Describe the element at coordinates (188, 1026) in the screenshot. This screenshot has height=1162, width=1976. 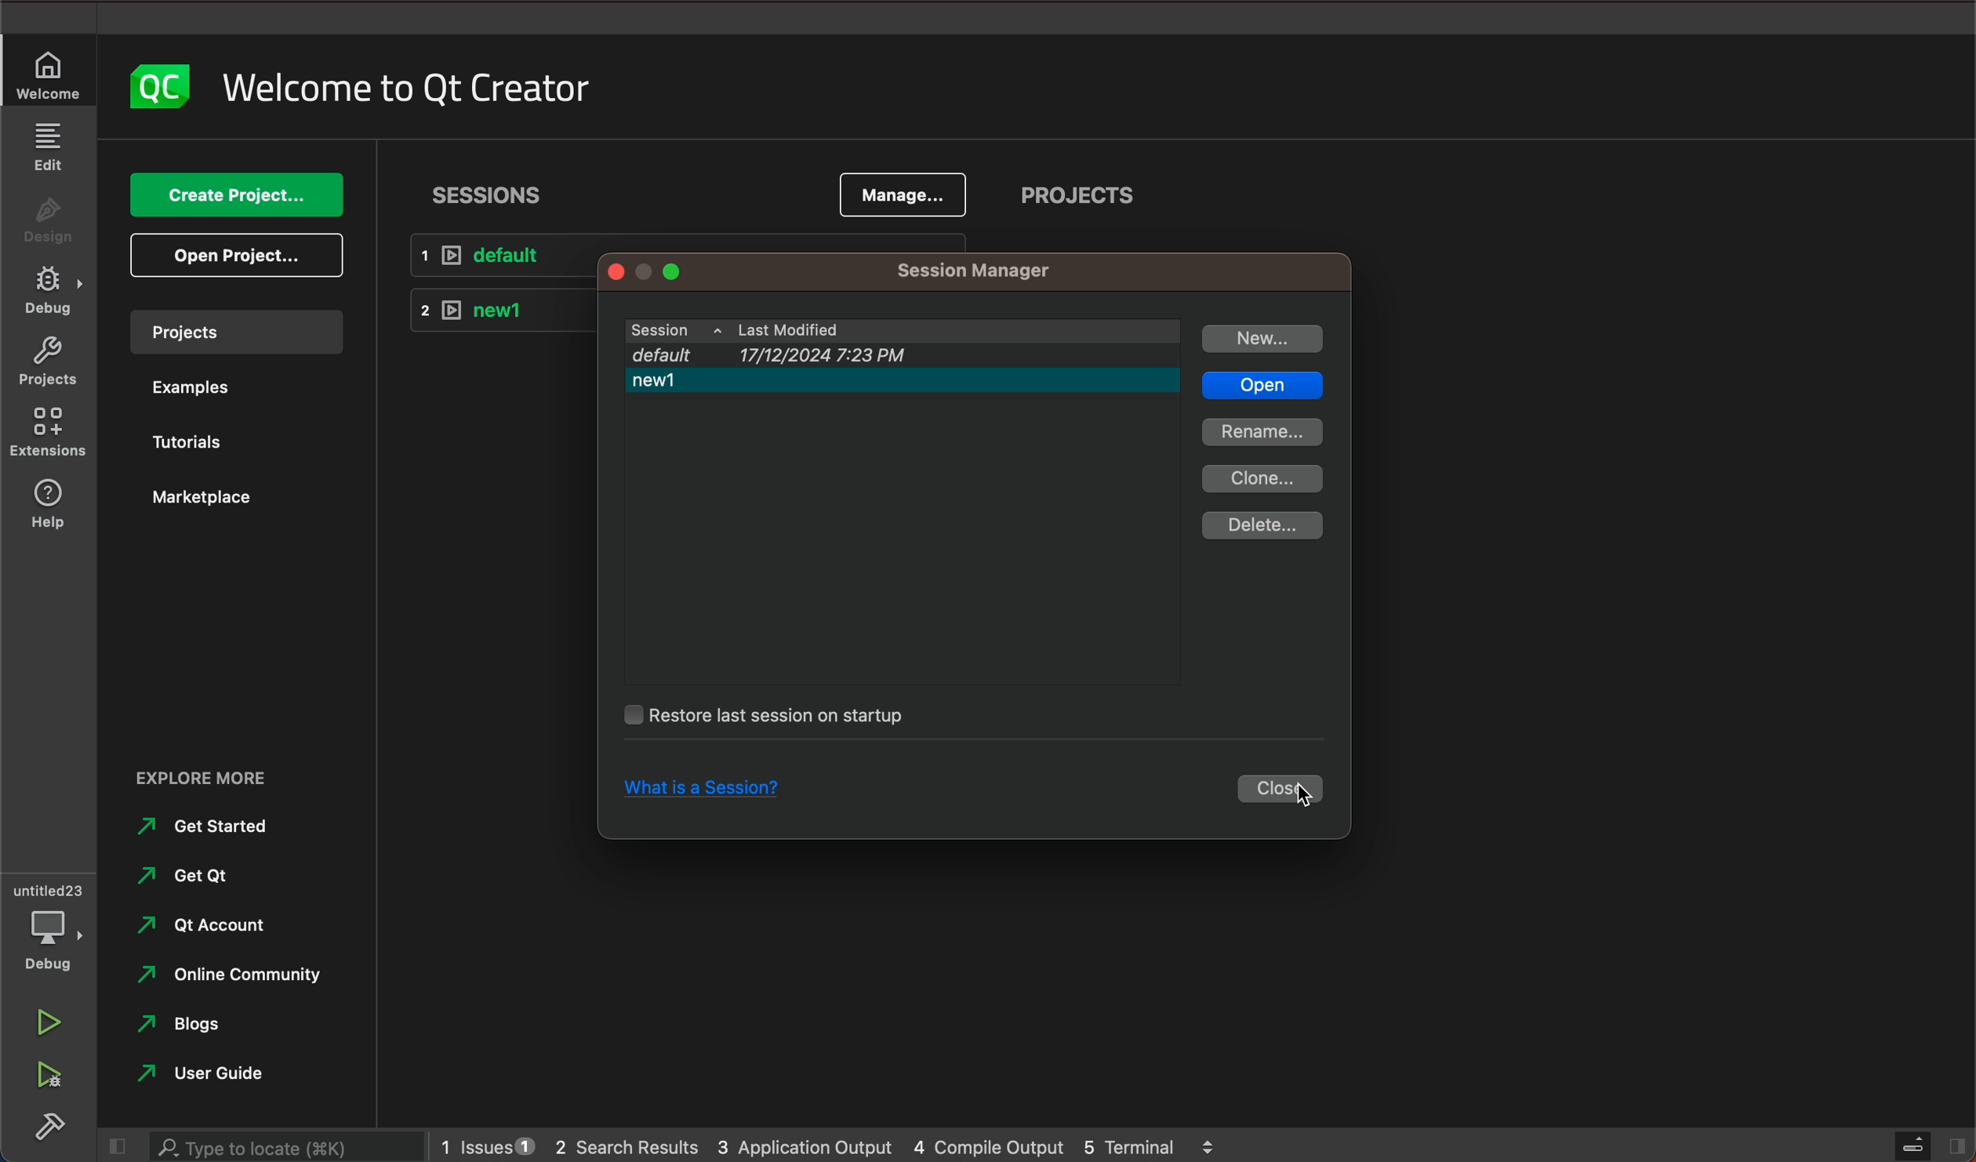
I see `blogs` at that location.